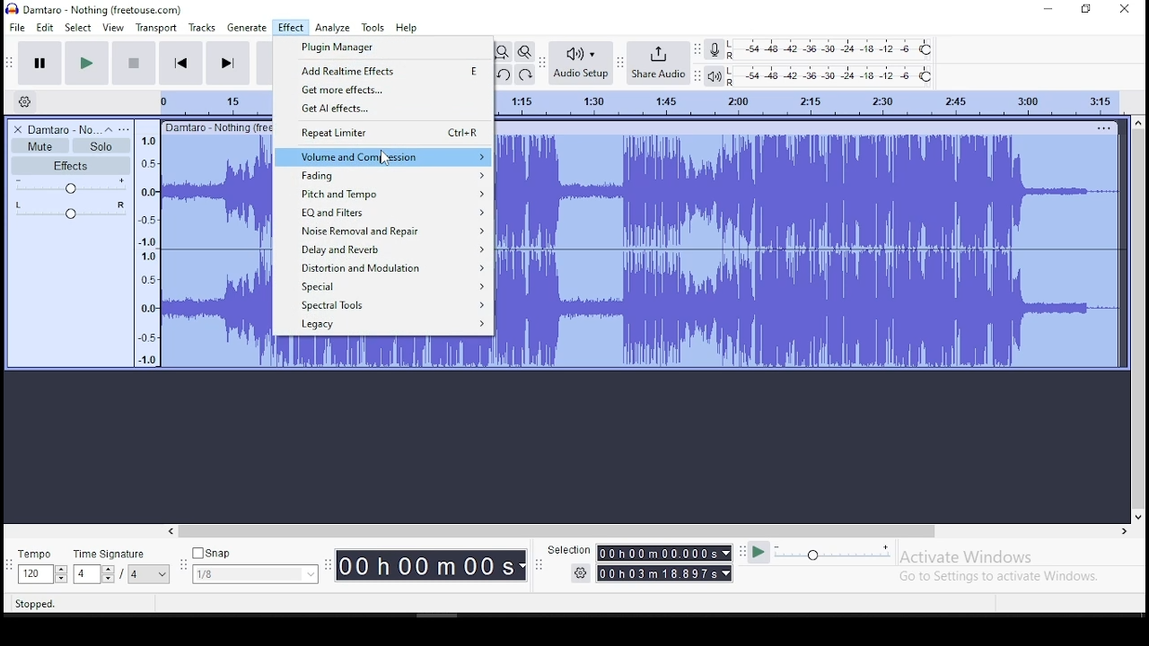 Image resolution: width=1149 pixels, height=646 pixels. What do you see at coordinates (713, 76) in the screenshot?
I see `playback meter` at bounding box center [713, 76].